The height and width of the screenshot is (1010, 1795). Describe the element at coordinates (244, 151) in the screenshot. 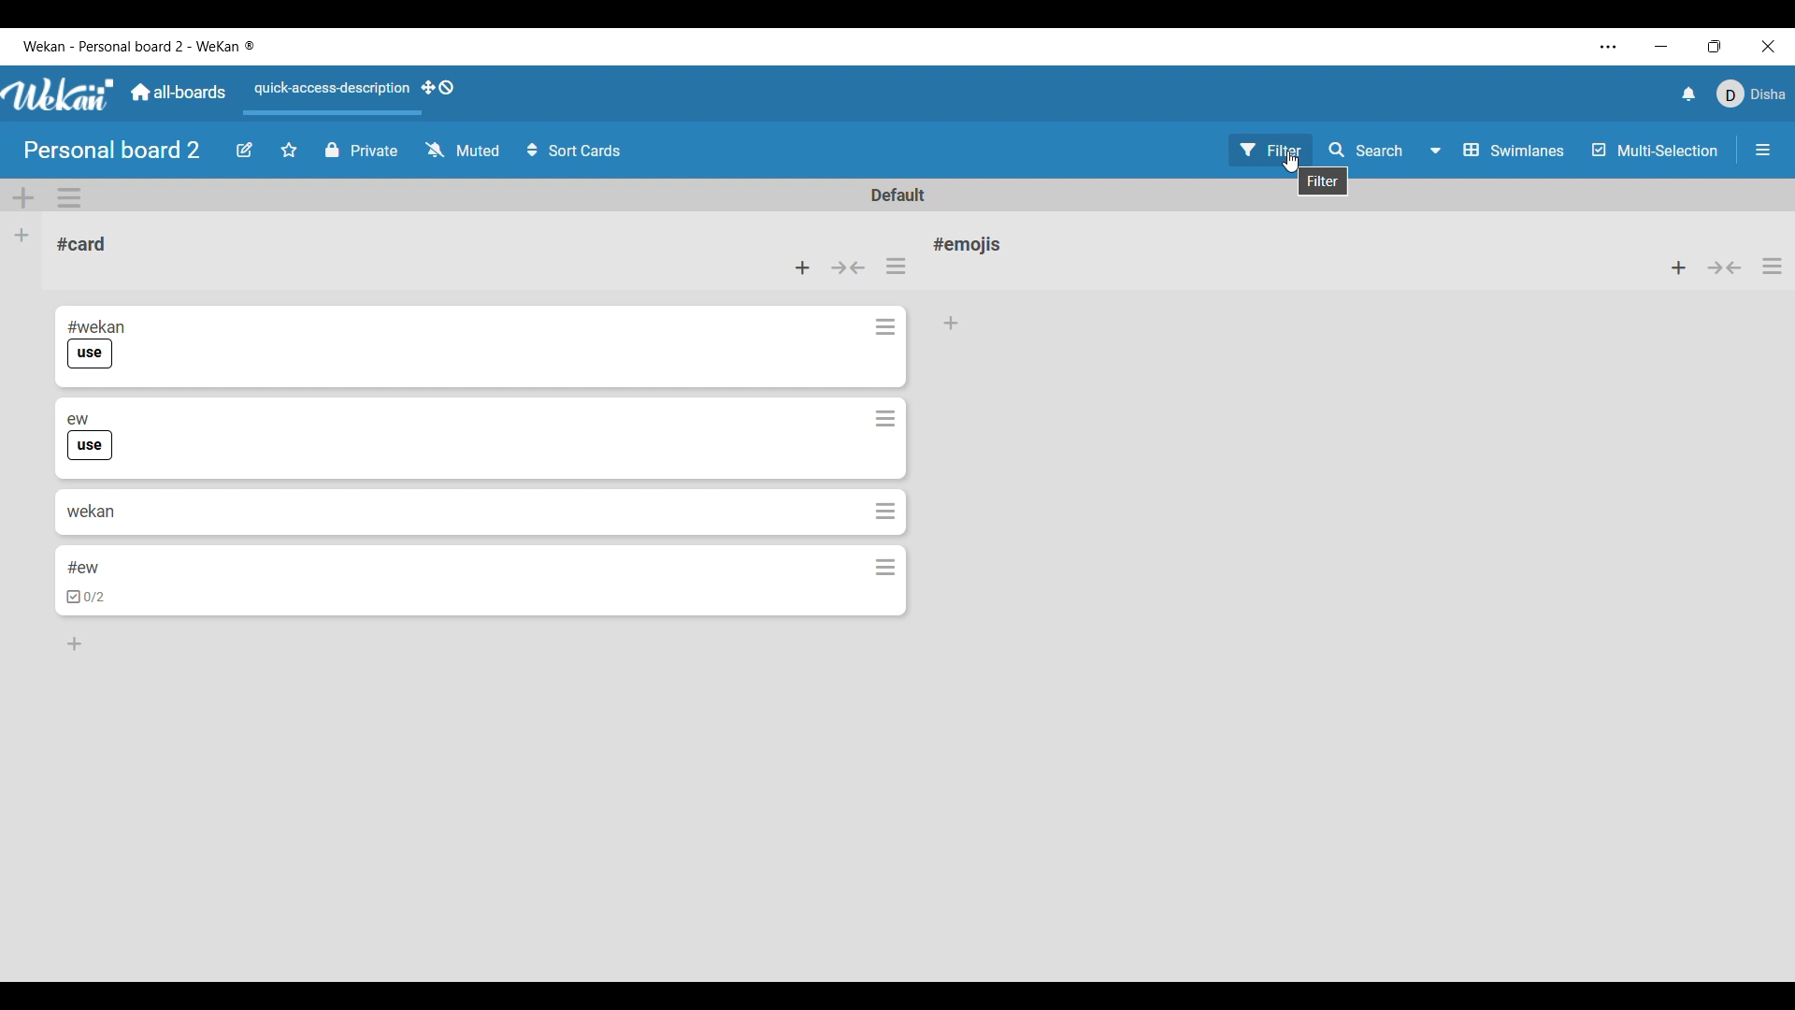

I see `Edit` at that location.